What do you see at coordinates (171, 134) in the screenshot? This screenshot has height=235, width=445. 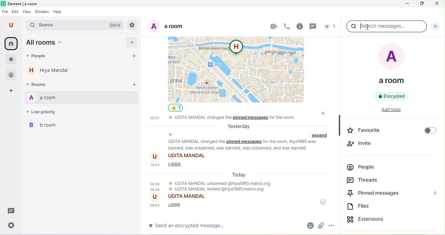 I see `u` at bounding box center [171, 134].